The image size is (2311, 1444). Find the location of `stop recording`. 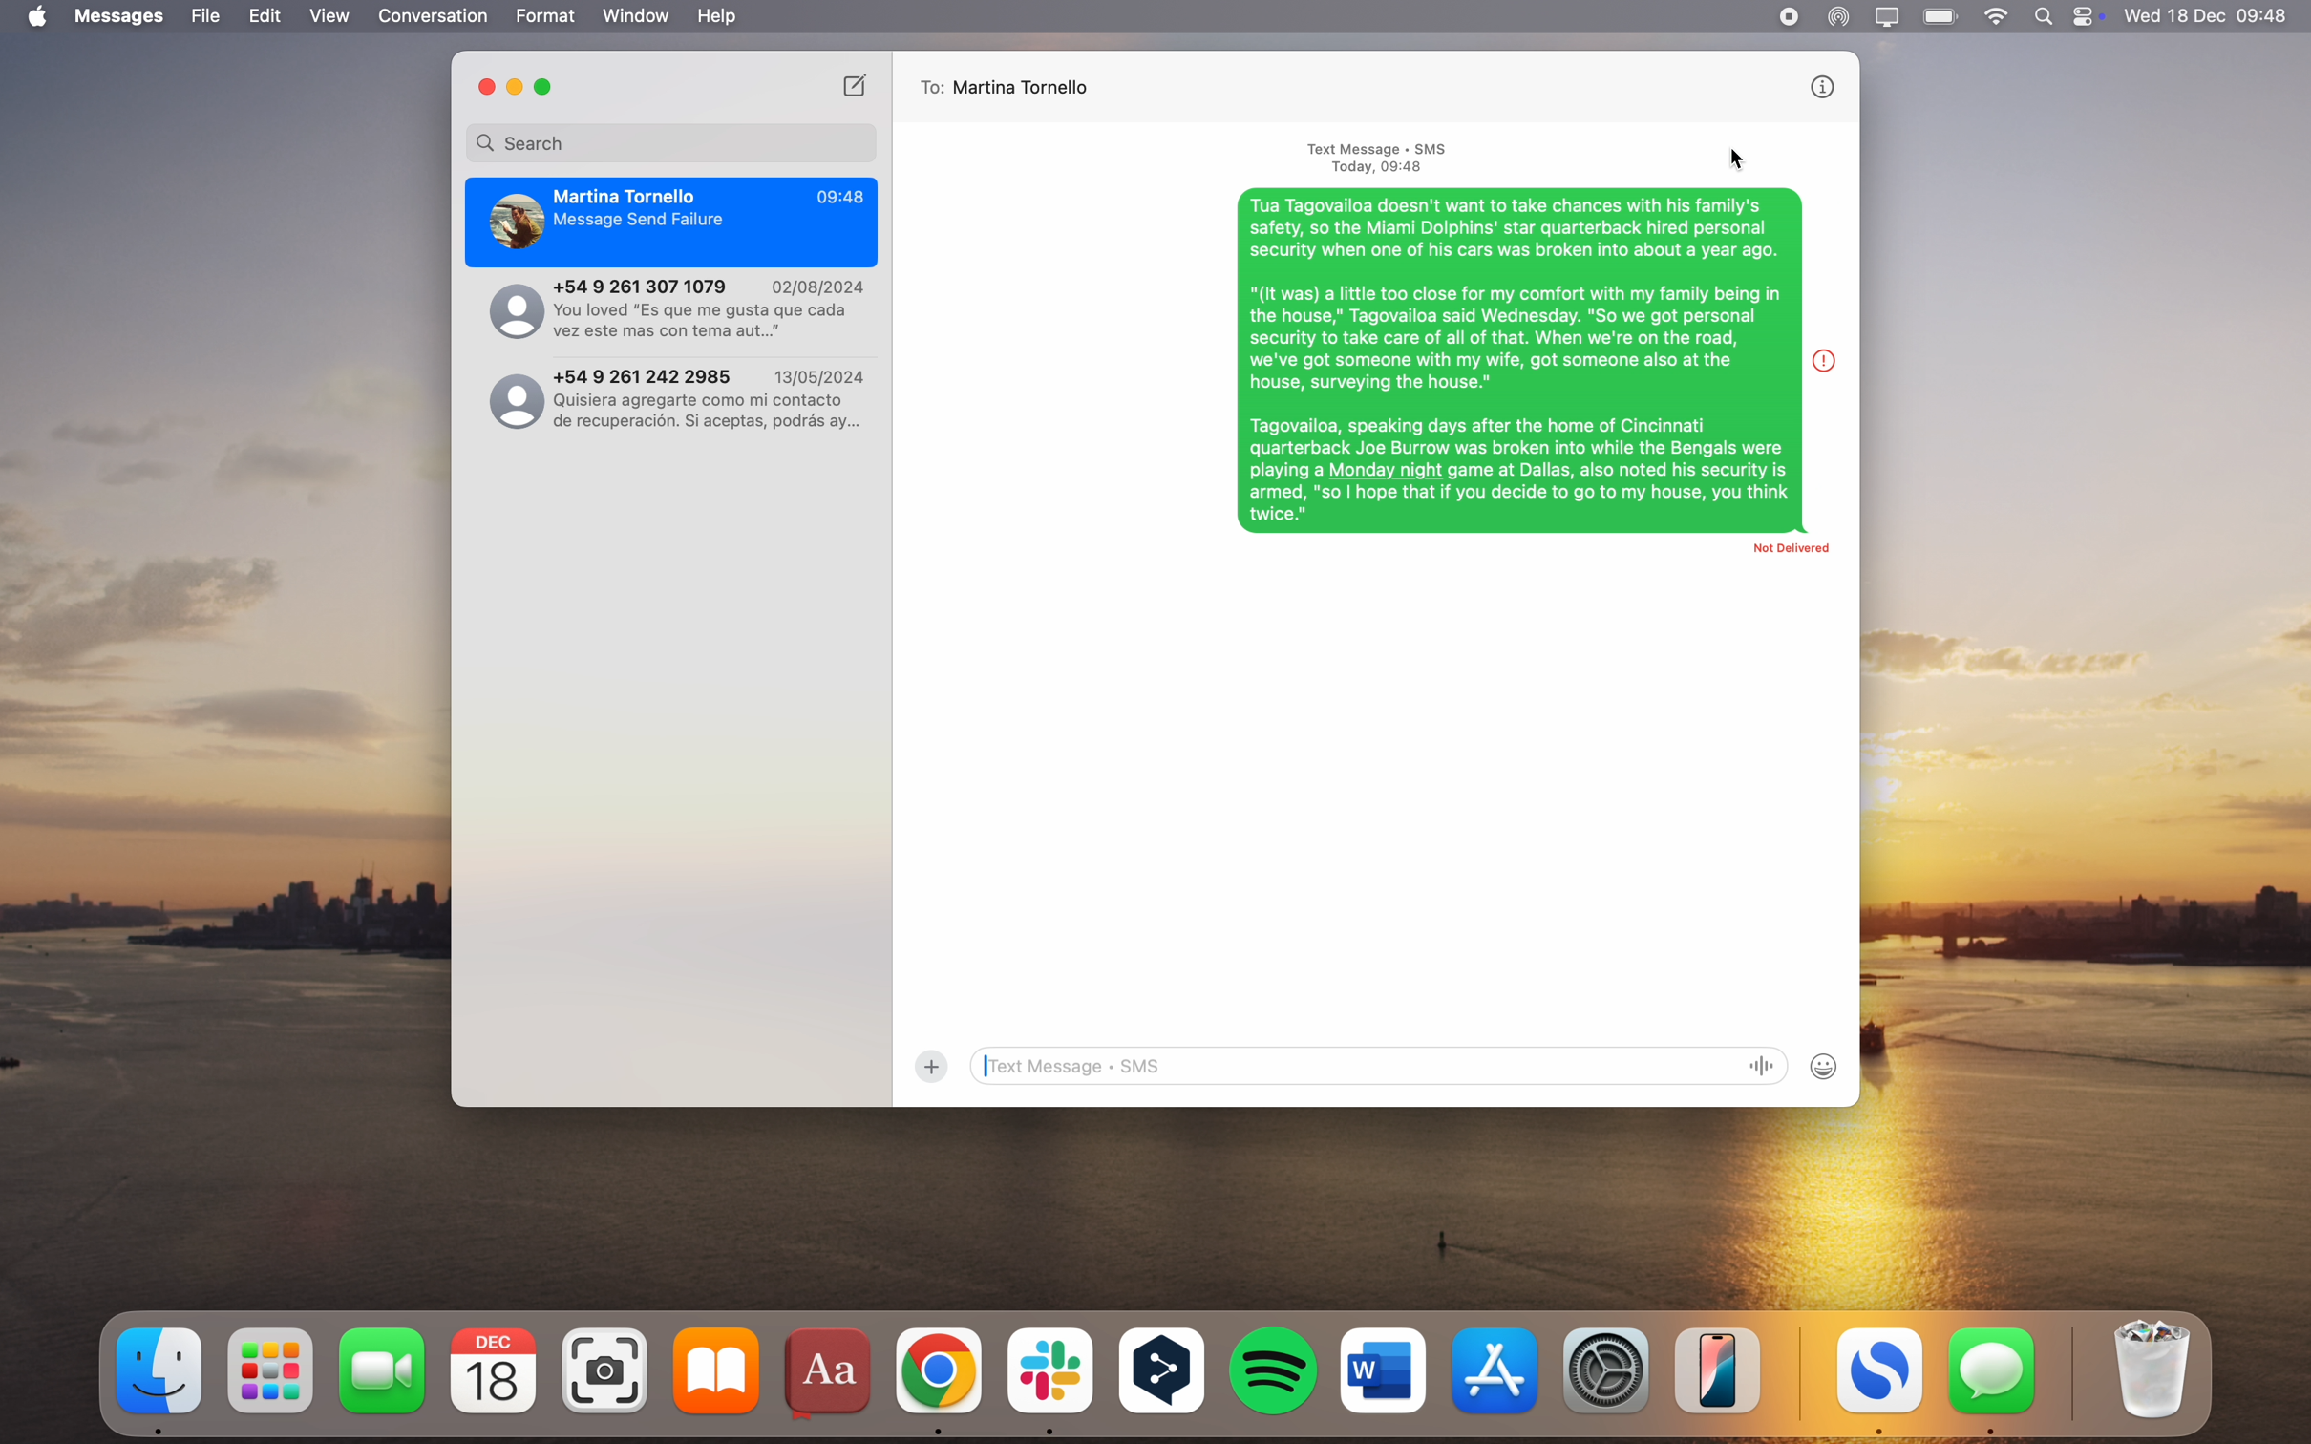

stop recording is located at coordinates (1788, 17).